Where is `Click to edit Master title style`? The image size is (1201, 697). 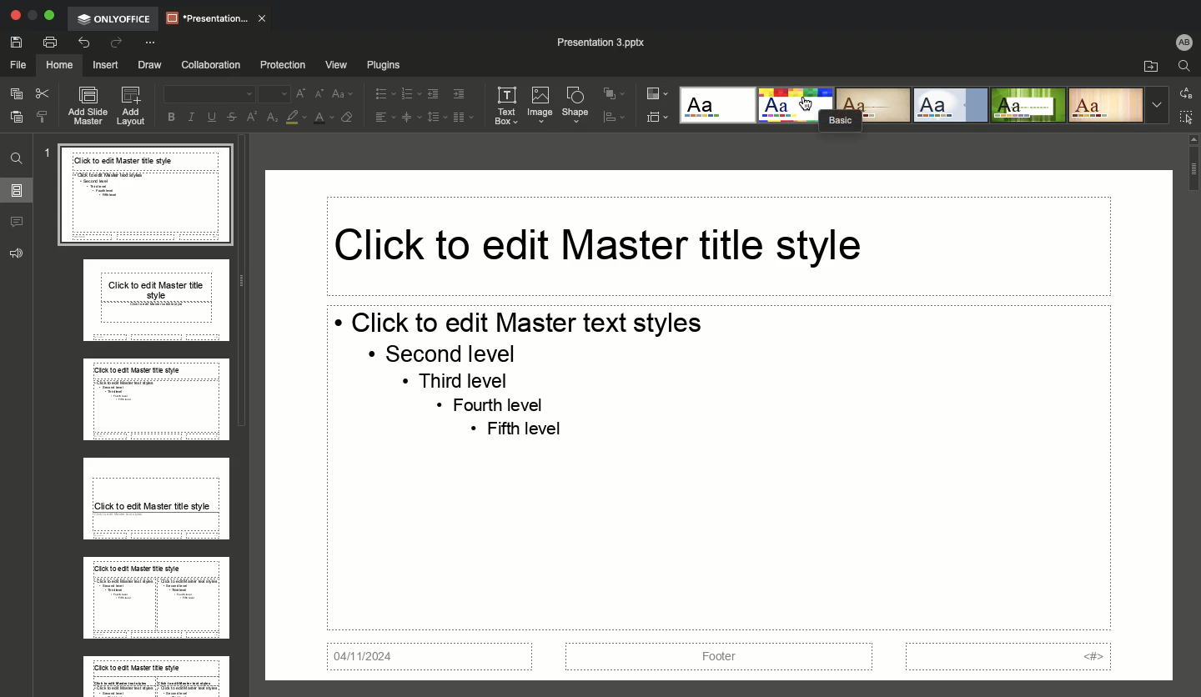
Click to edit Master title style is located at coordinates (596, 244).